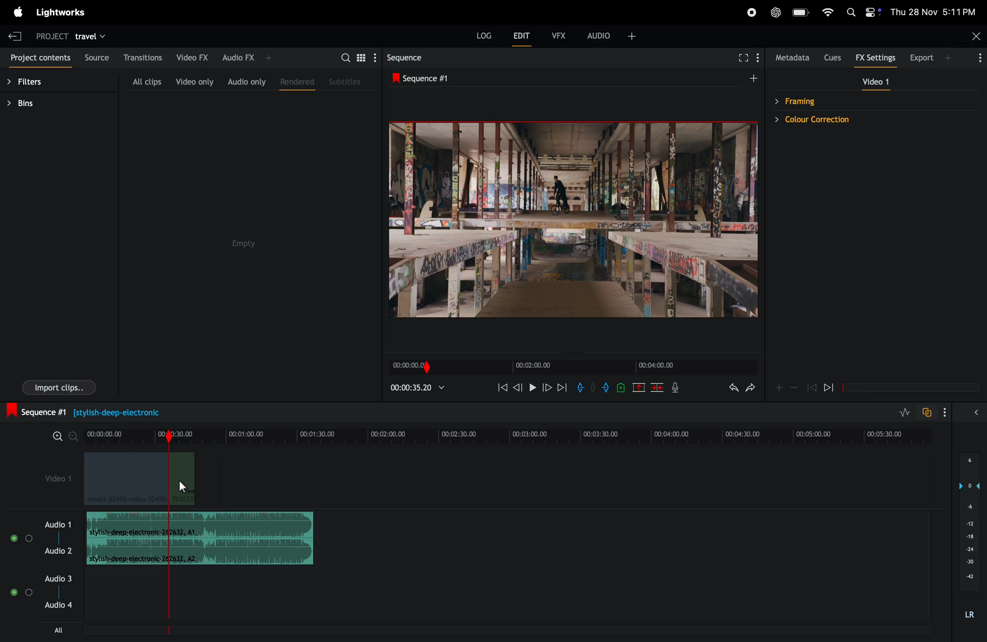 The width and height of the screenshot is (987, 642). Describe the element at coordinates (874, 58) in the screenshot. I see `fx setting` at that location.